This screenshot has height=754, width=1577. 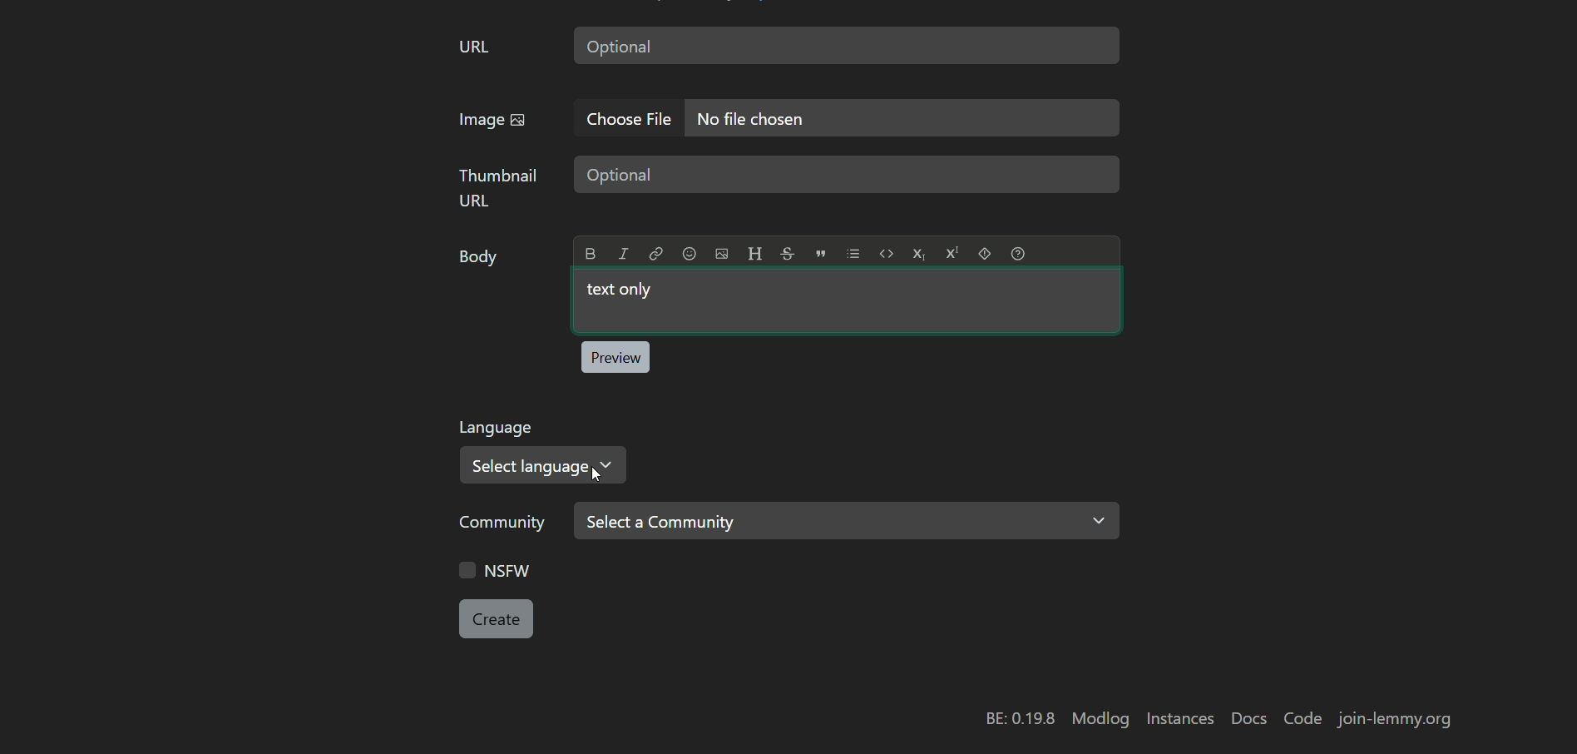 I want to click on code, so click(x=1305, y=720).